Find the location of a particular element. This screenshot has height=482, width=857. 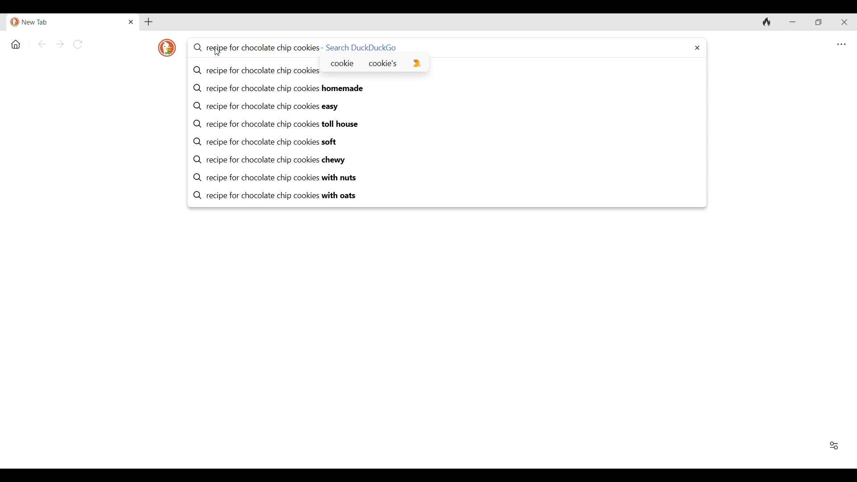

Search DuckDuckGo is located at coordinates (362, 47).